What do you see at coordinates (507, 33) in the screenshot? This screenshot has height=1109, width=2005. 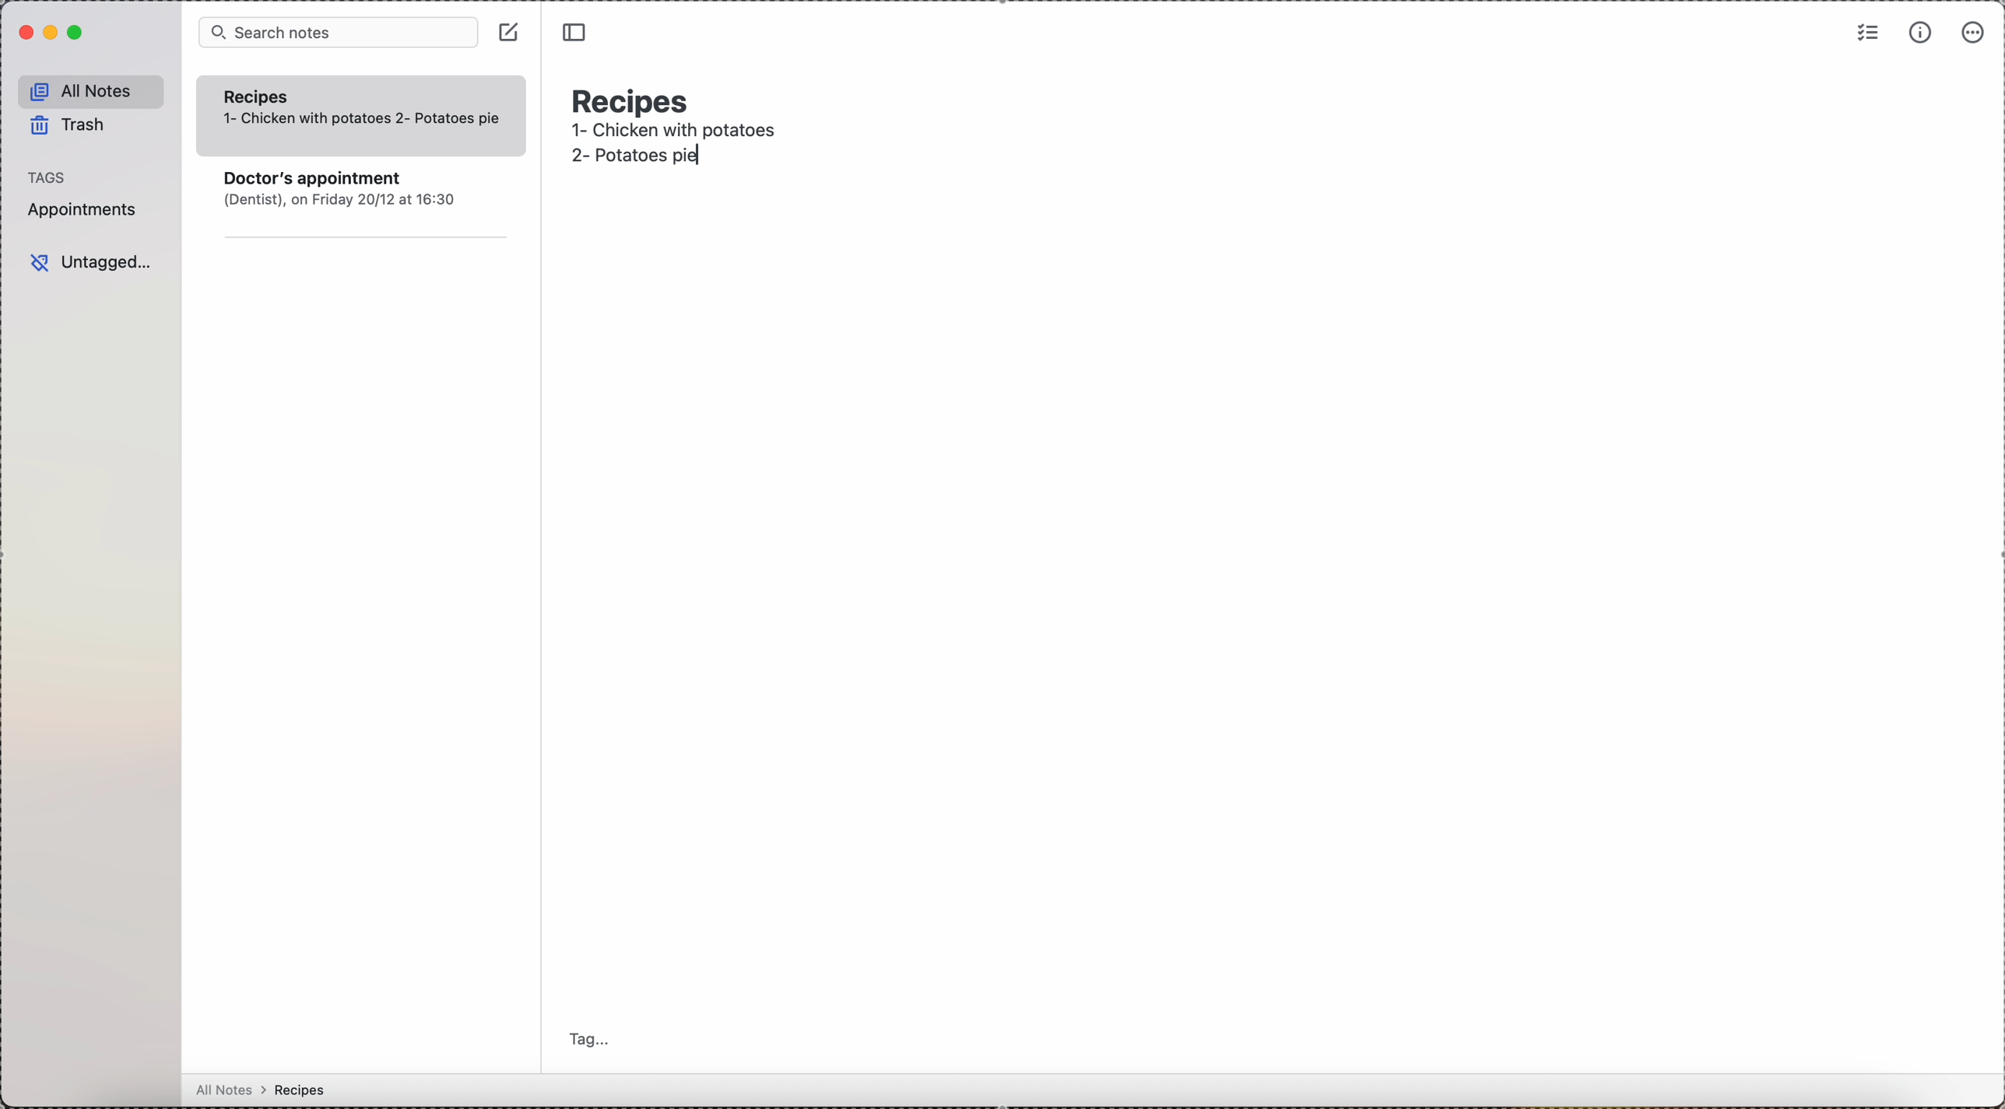 I see `click on create note` at bounding box center [507, 33].